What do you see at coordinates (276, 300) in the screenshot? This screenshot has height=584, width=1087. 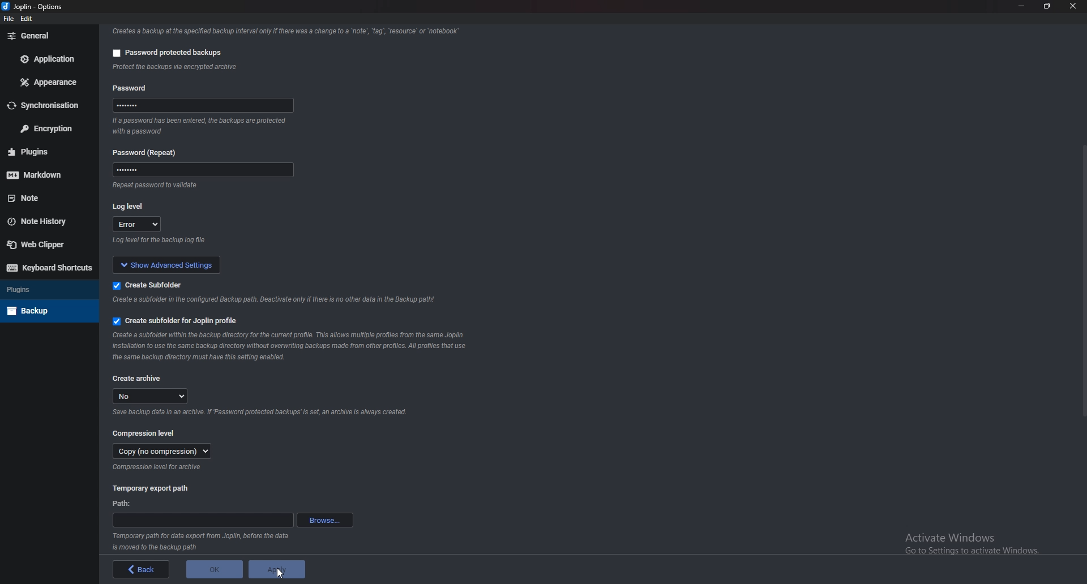 I see `info` at bounding box center [276, 300].